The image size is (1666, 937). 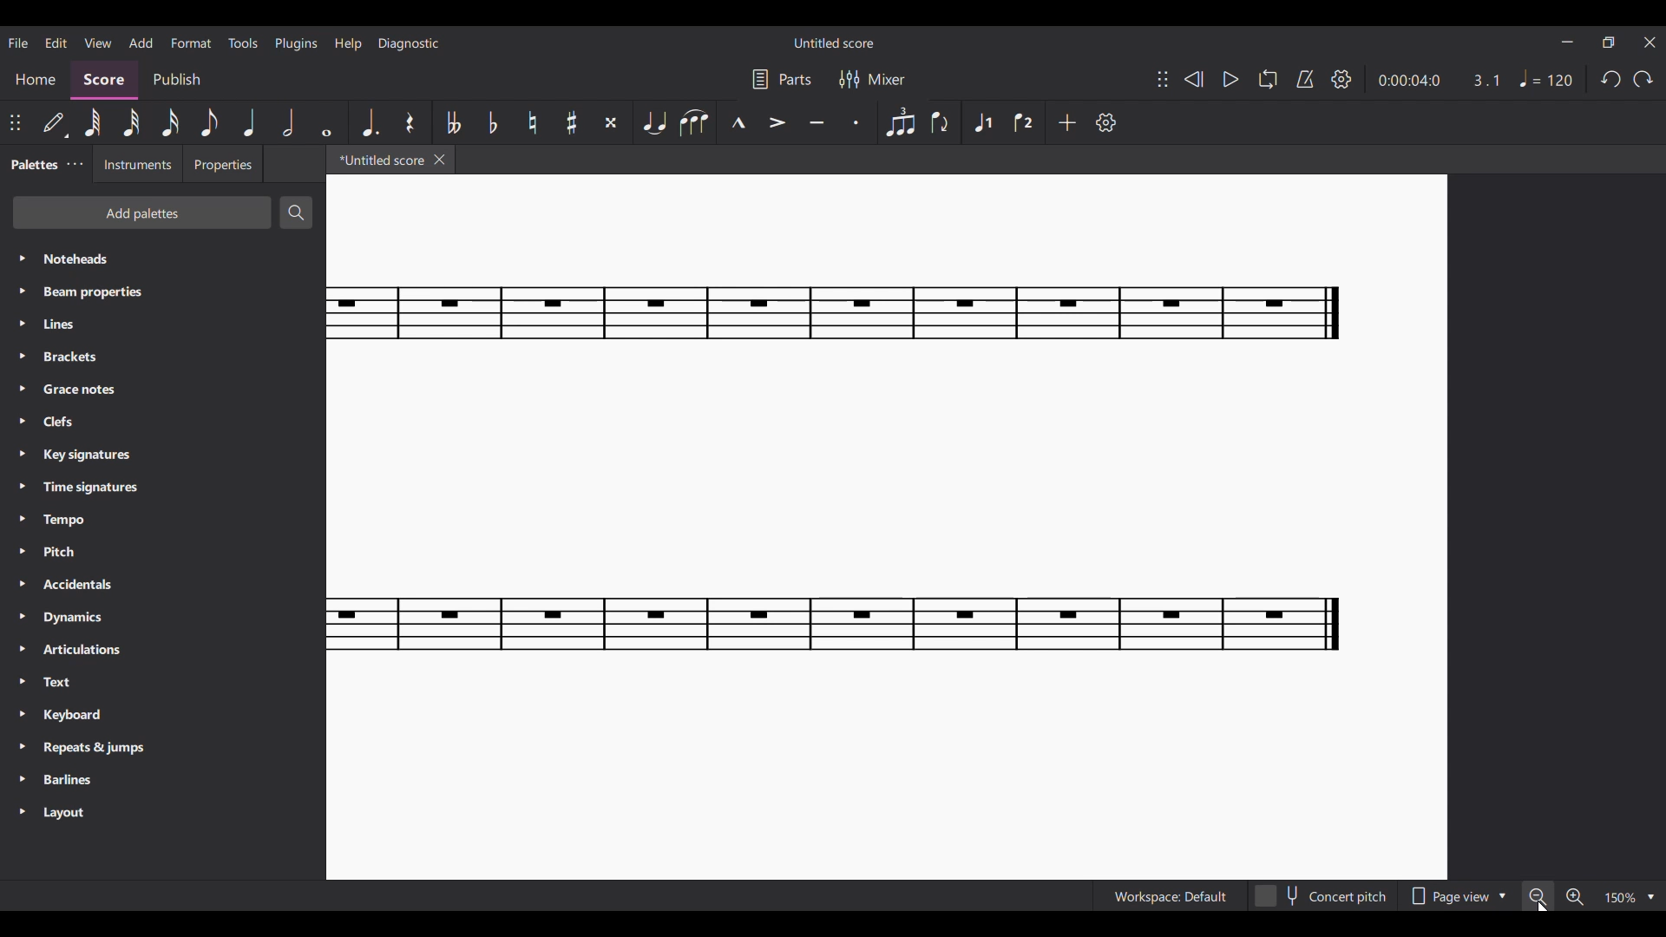 I want to click on Noteheads, so click(x=164, y=259).